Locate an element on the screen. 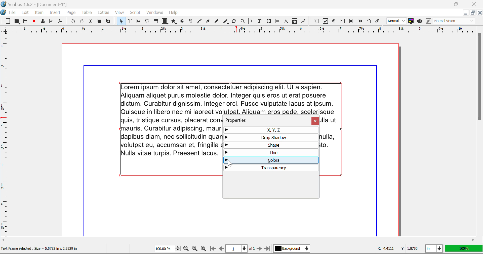 This screenshot has width=483, height=254. Restore Down is located at coordinates (465, 13).